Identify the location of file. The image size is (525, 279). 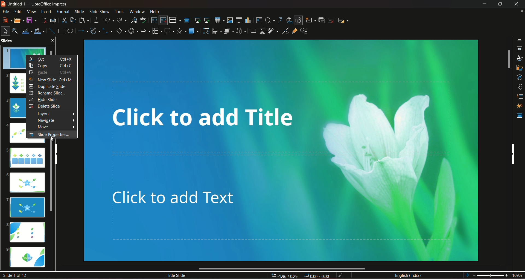
(6, 11).